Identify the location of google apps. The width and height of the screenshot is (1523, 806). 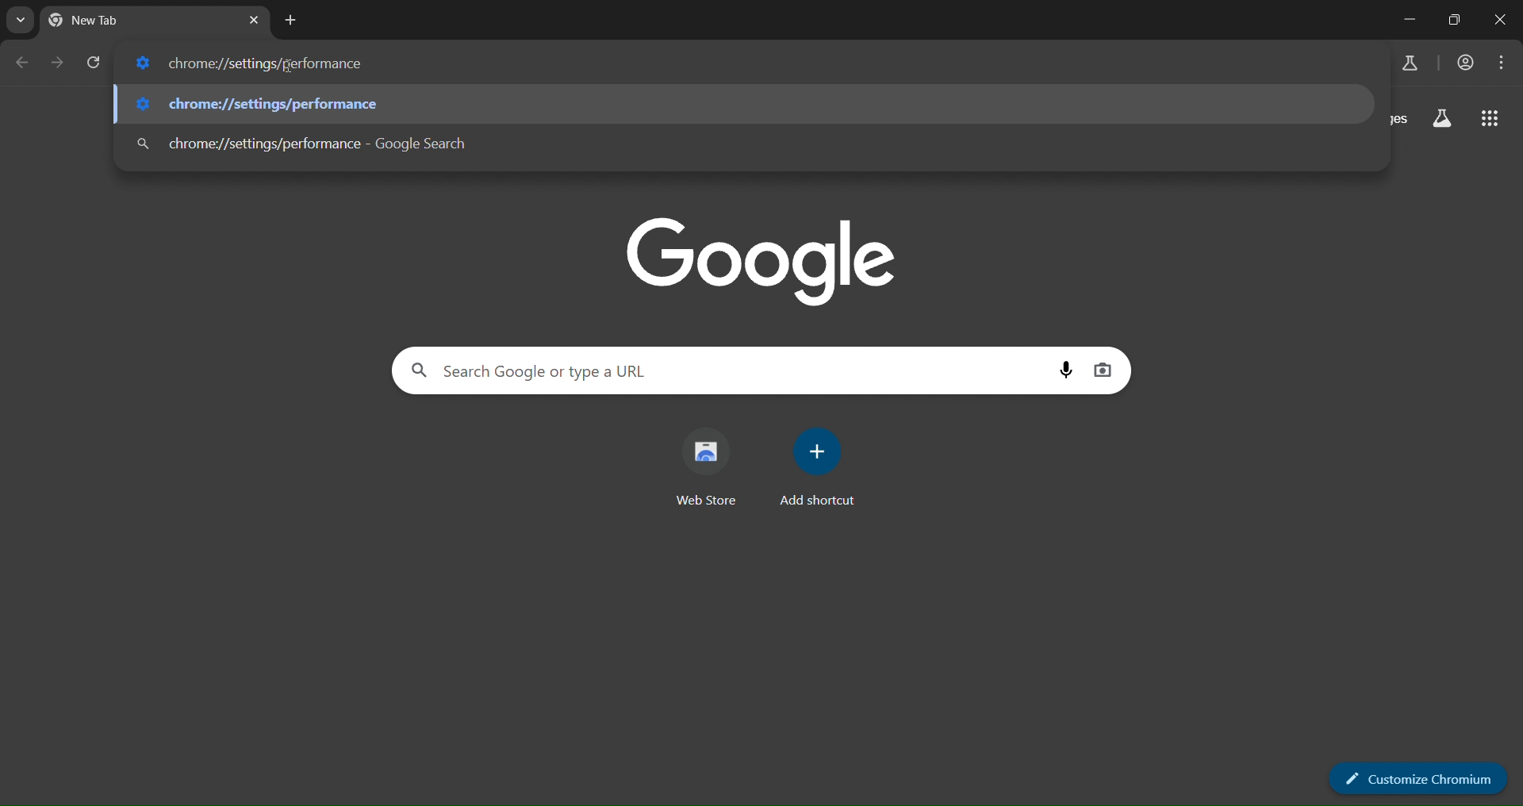
(1488, 118).